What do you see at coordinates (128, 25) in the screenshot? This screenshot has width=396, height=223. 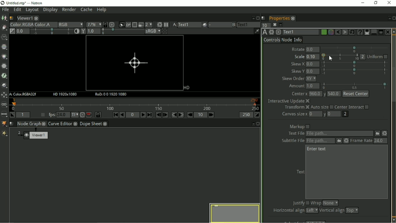 I see `Viewer will render image` at bounding box center [128, 25].